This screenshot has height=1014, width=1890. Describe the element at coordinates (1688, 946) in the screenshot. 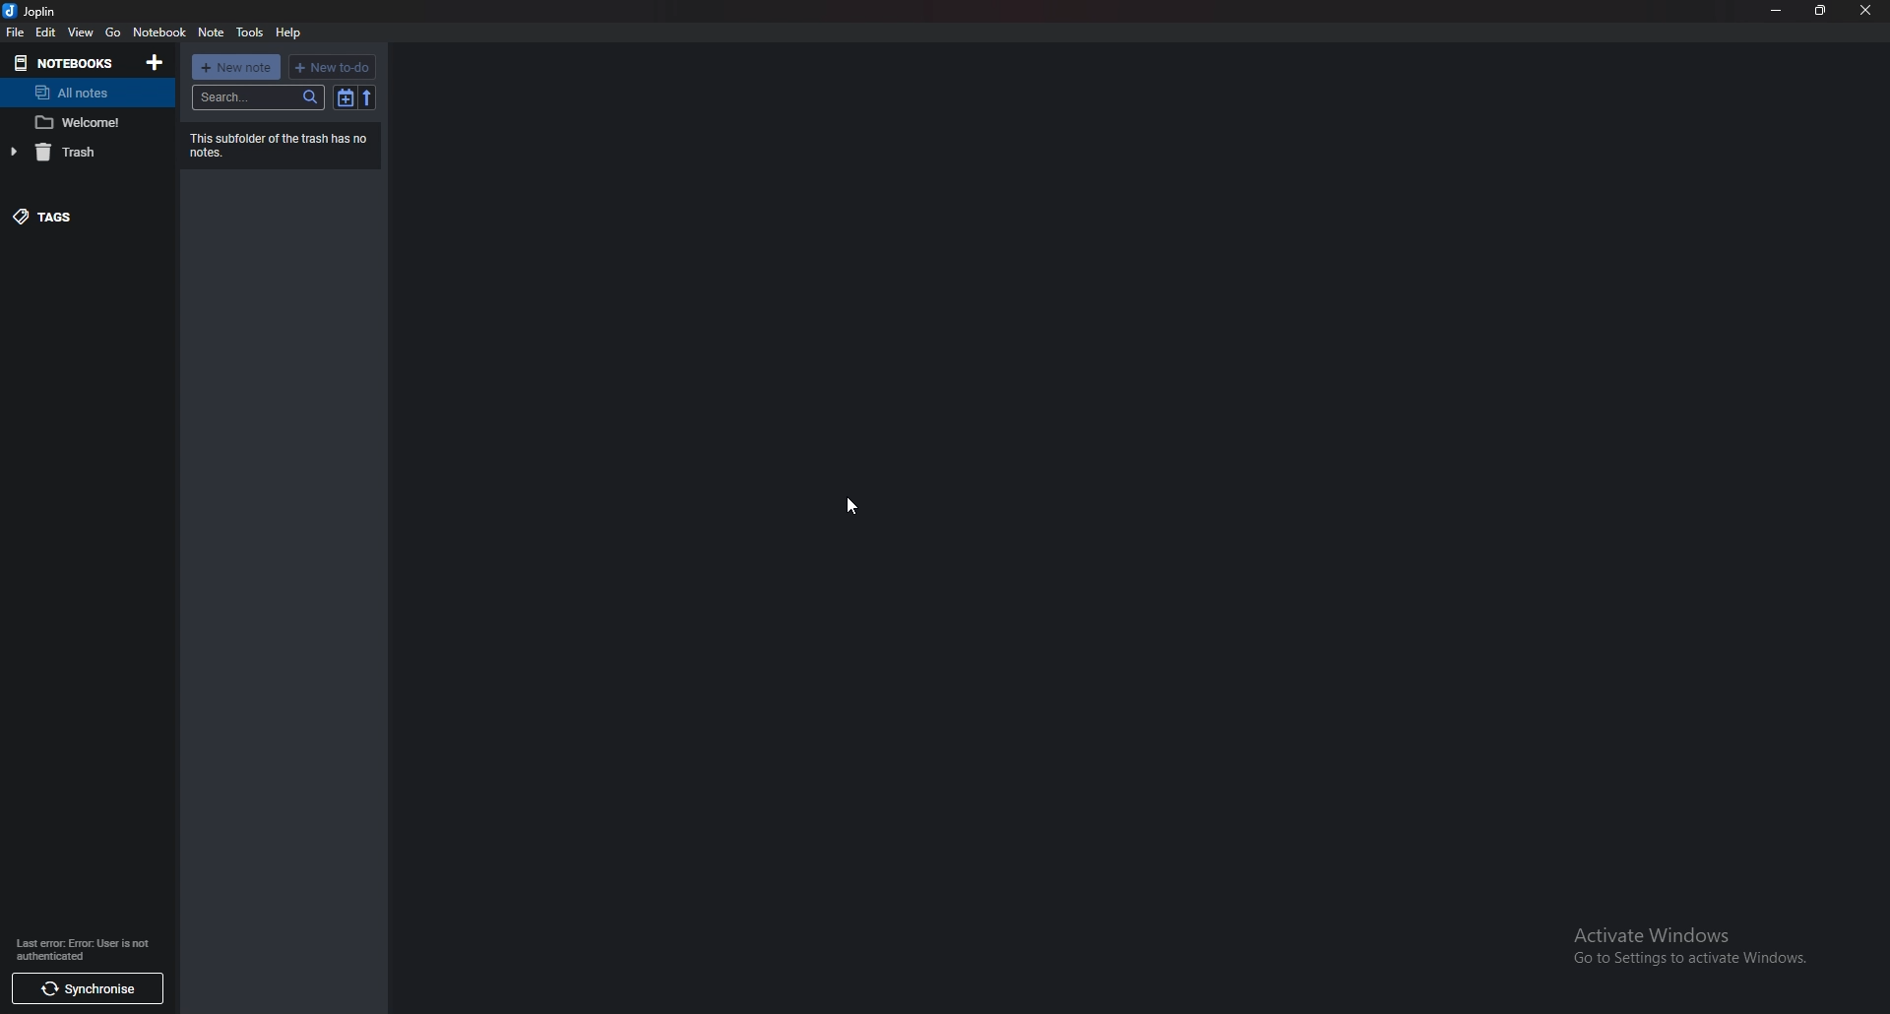

I see `activate windows pop up` at that location.